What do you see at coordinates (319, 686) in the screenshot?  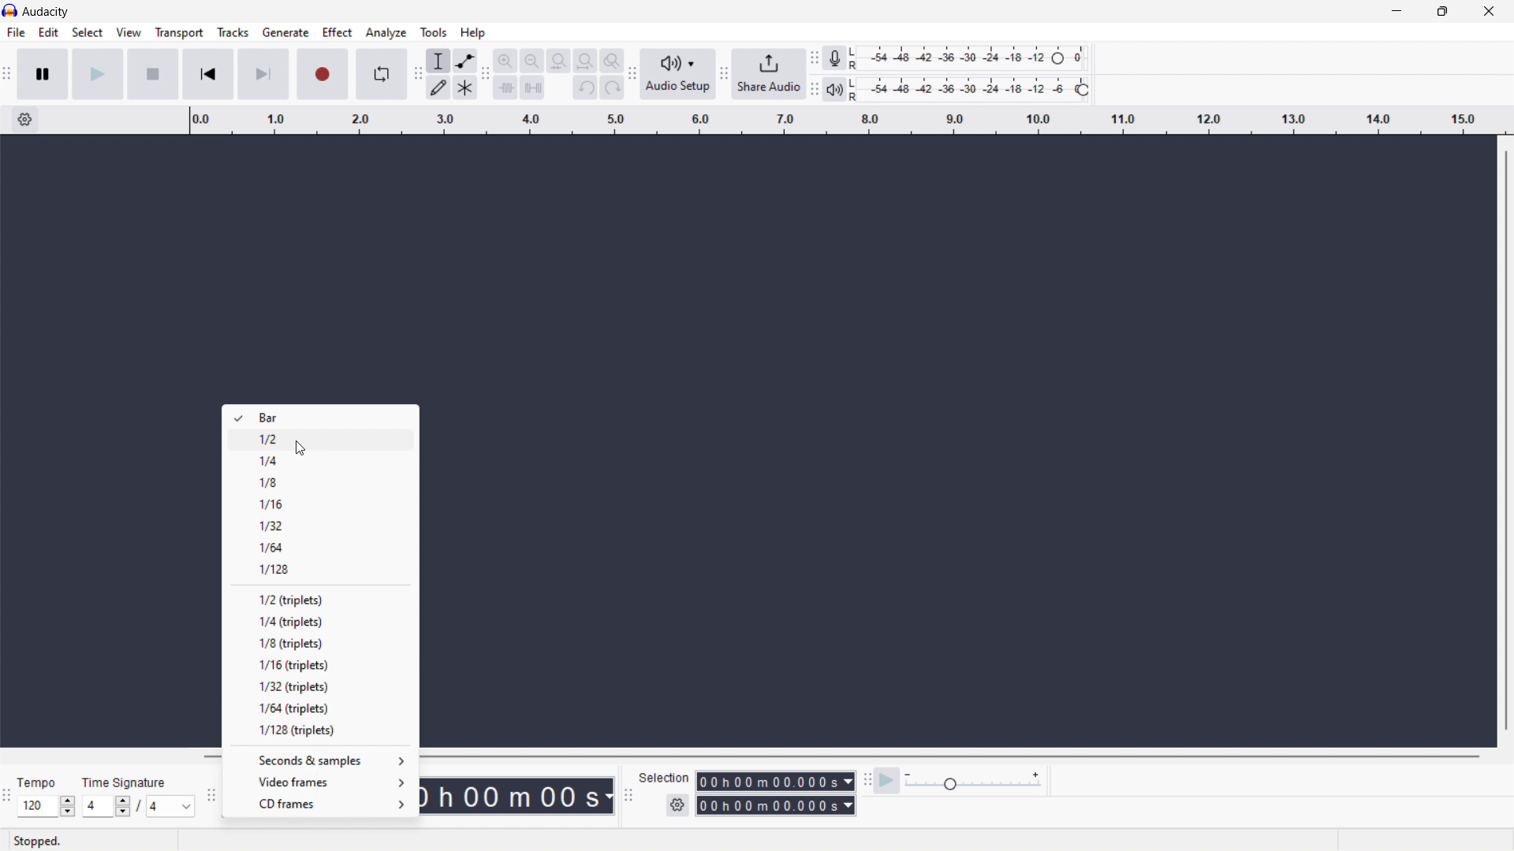 I see `1/32 (triplets)` at bounding box center [319, 686].